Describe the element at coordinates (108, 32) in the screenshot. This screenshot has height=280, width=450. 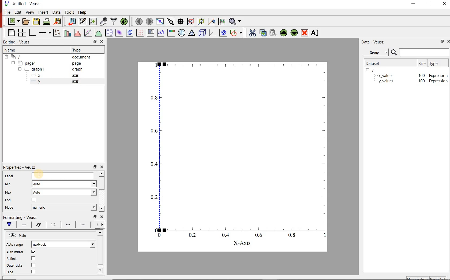
I see `plot box plots` at that location.